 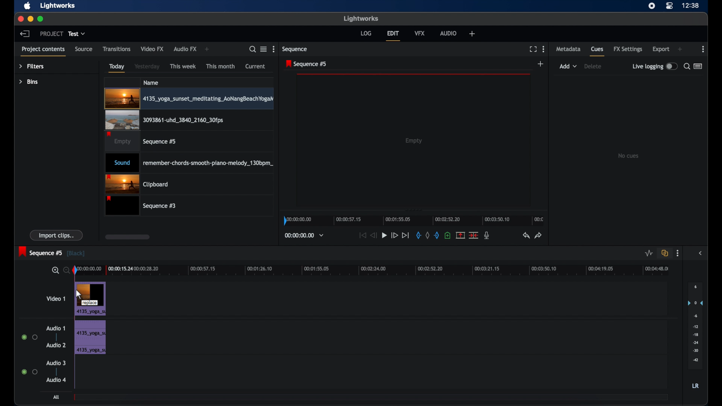 I want to click on import clips, so click(x=56, y=235).